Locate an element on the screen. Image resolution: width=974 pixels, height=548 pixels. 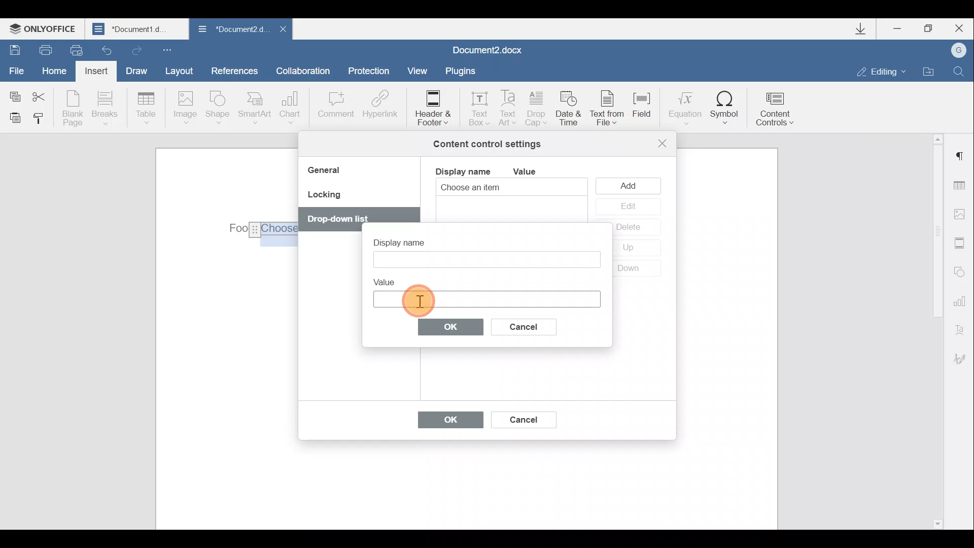
Date & time is located at coordinates (570, 110).